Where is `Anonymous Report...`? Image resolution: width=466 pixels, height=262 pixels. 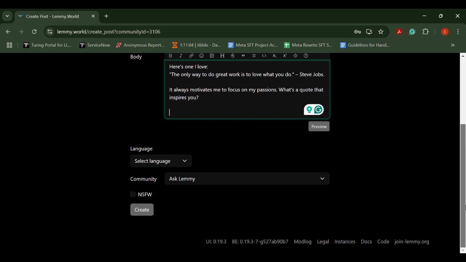
Anonymous Report... is located at coordinates (141, 45).